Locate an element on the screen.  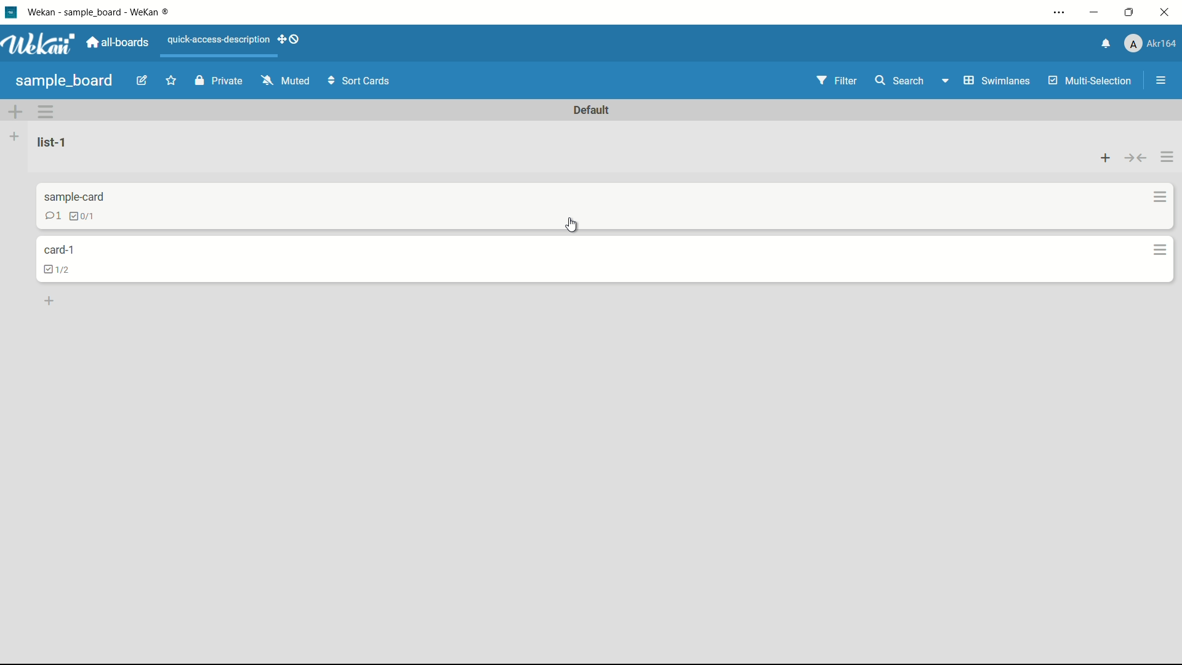
app name is located at coordinates (105, 12).